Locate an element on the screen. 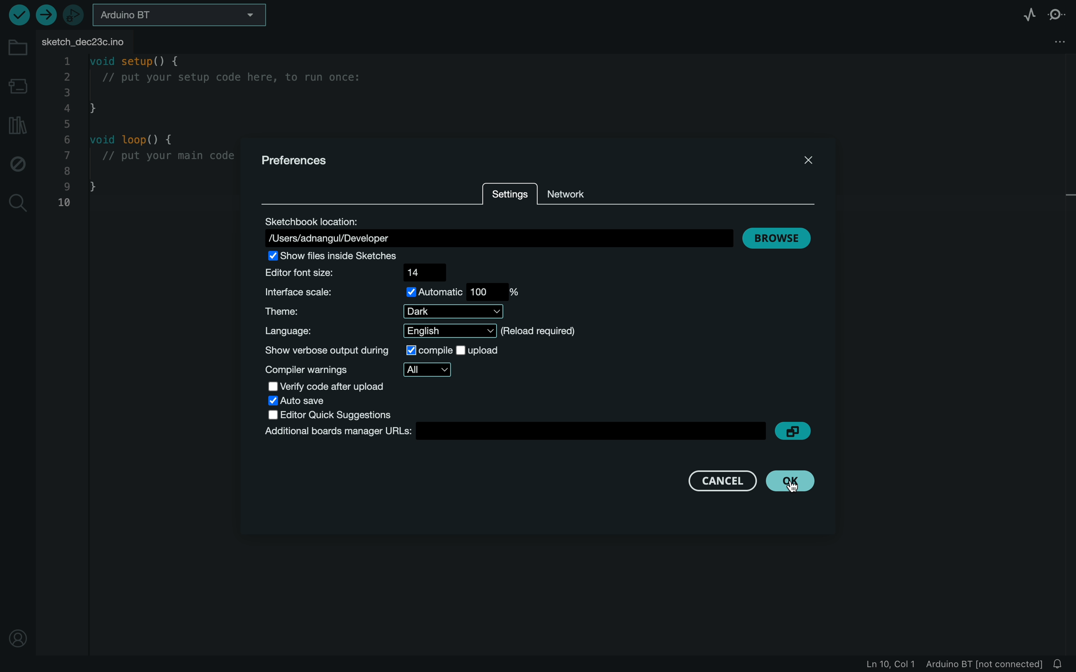 The image size is (1076, 672). board manager is located at coordinates (16, 84).